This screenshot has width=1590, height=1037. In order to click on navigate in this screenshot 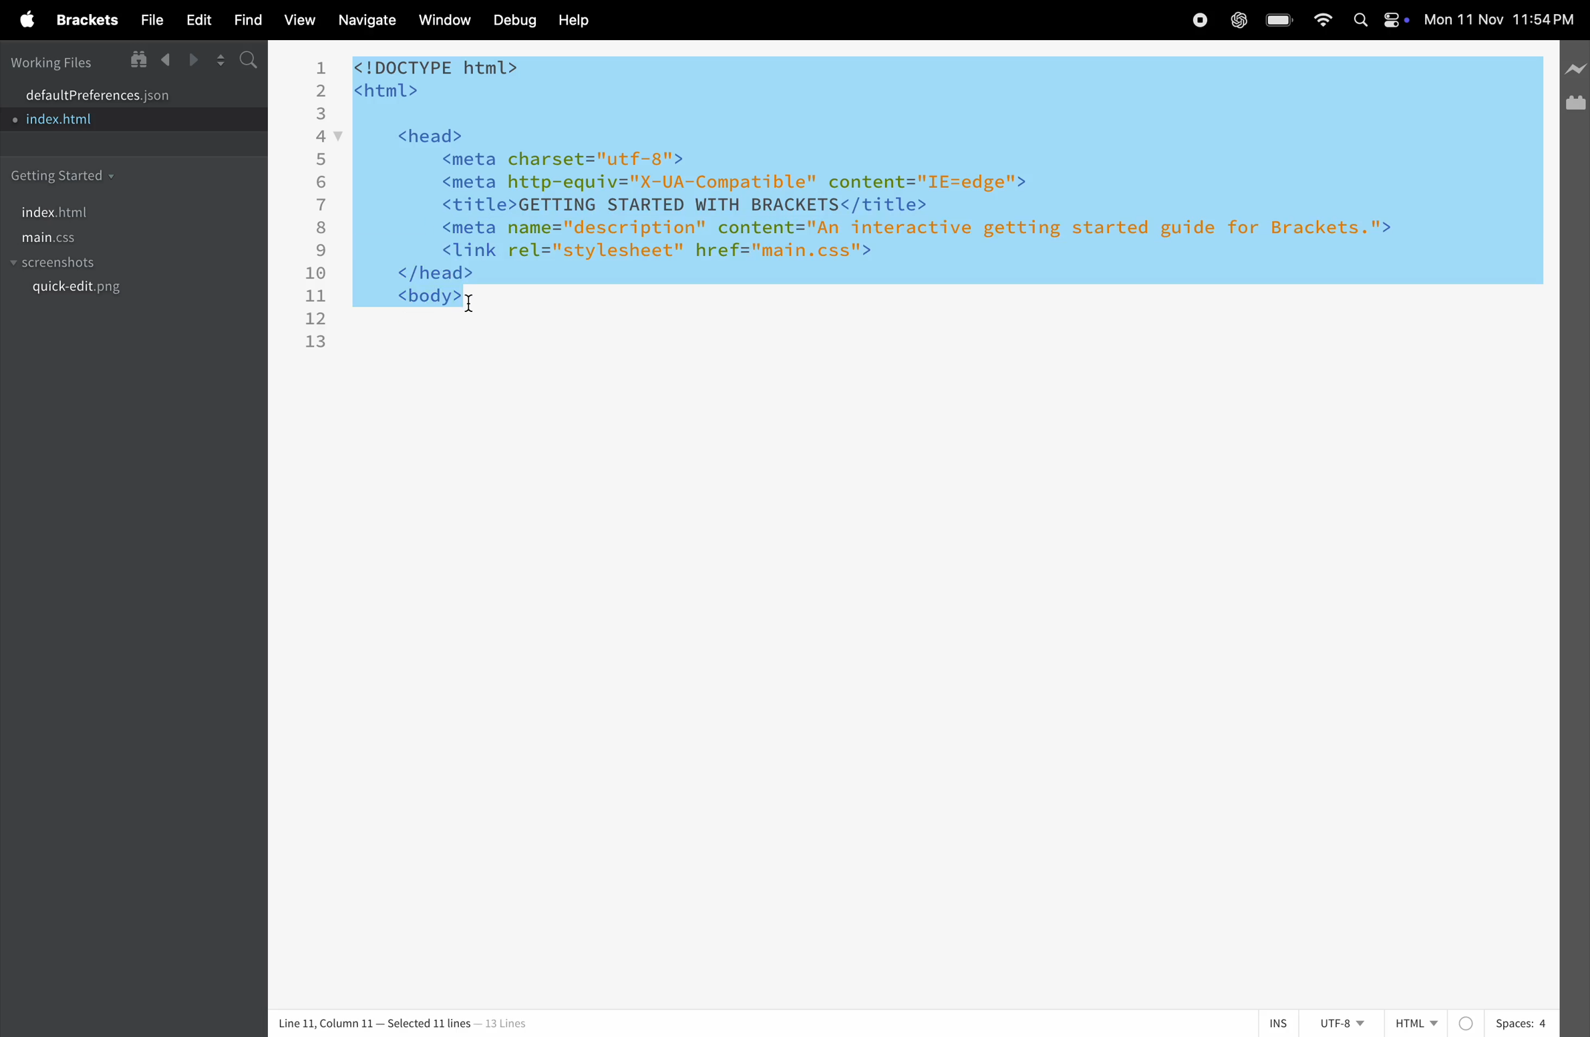, I will do `click(363, 21)`.